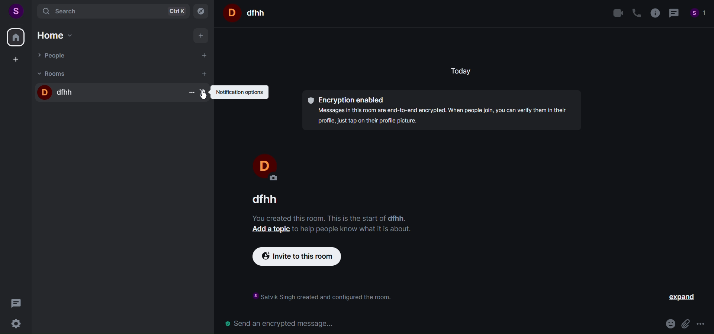 The height and width of the screenshot is (334, 714). What do you see at coordinates (200, 37) in the screenshot?
I see `add` at bounding box center [200, 37].